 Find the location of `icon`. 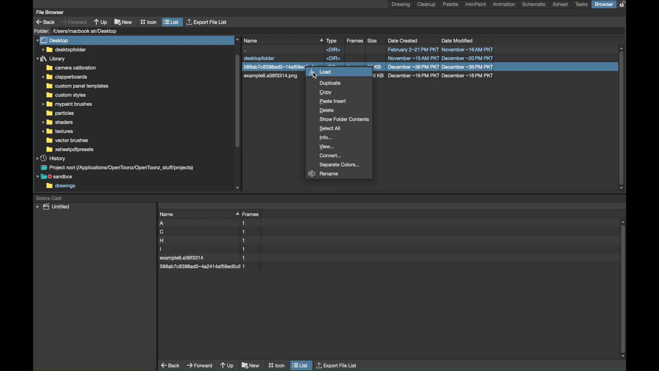

icon is located at coordinates (149, 22).